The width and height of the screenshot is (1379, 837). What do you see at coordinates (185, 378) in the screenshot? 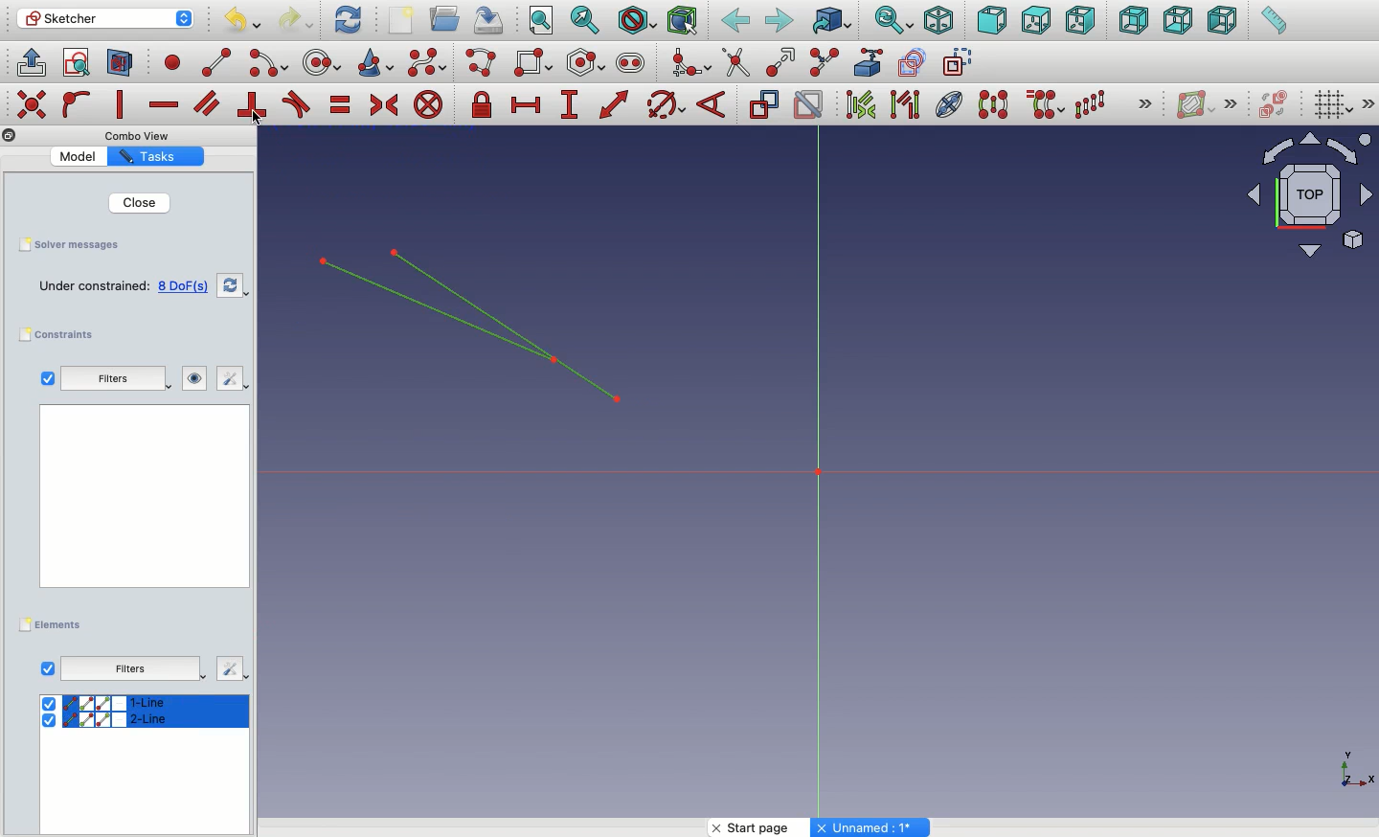
I see `Visibility ` at bounding box center [185, 378].